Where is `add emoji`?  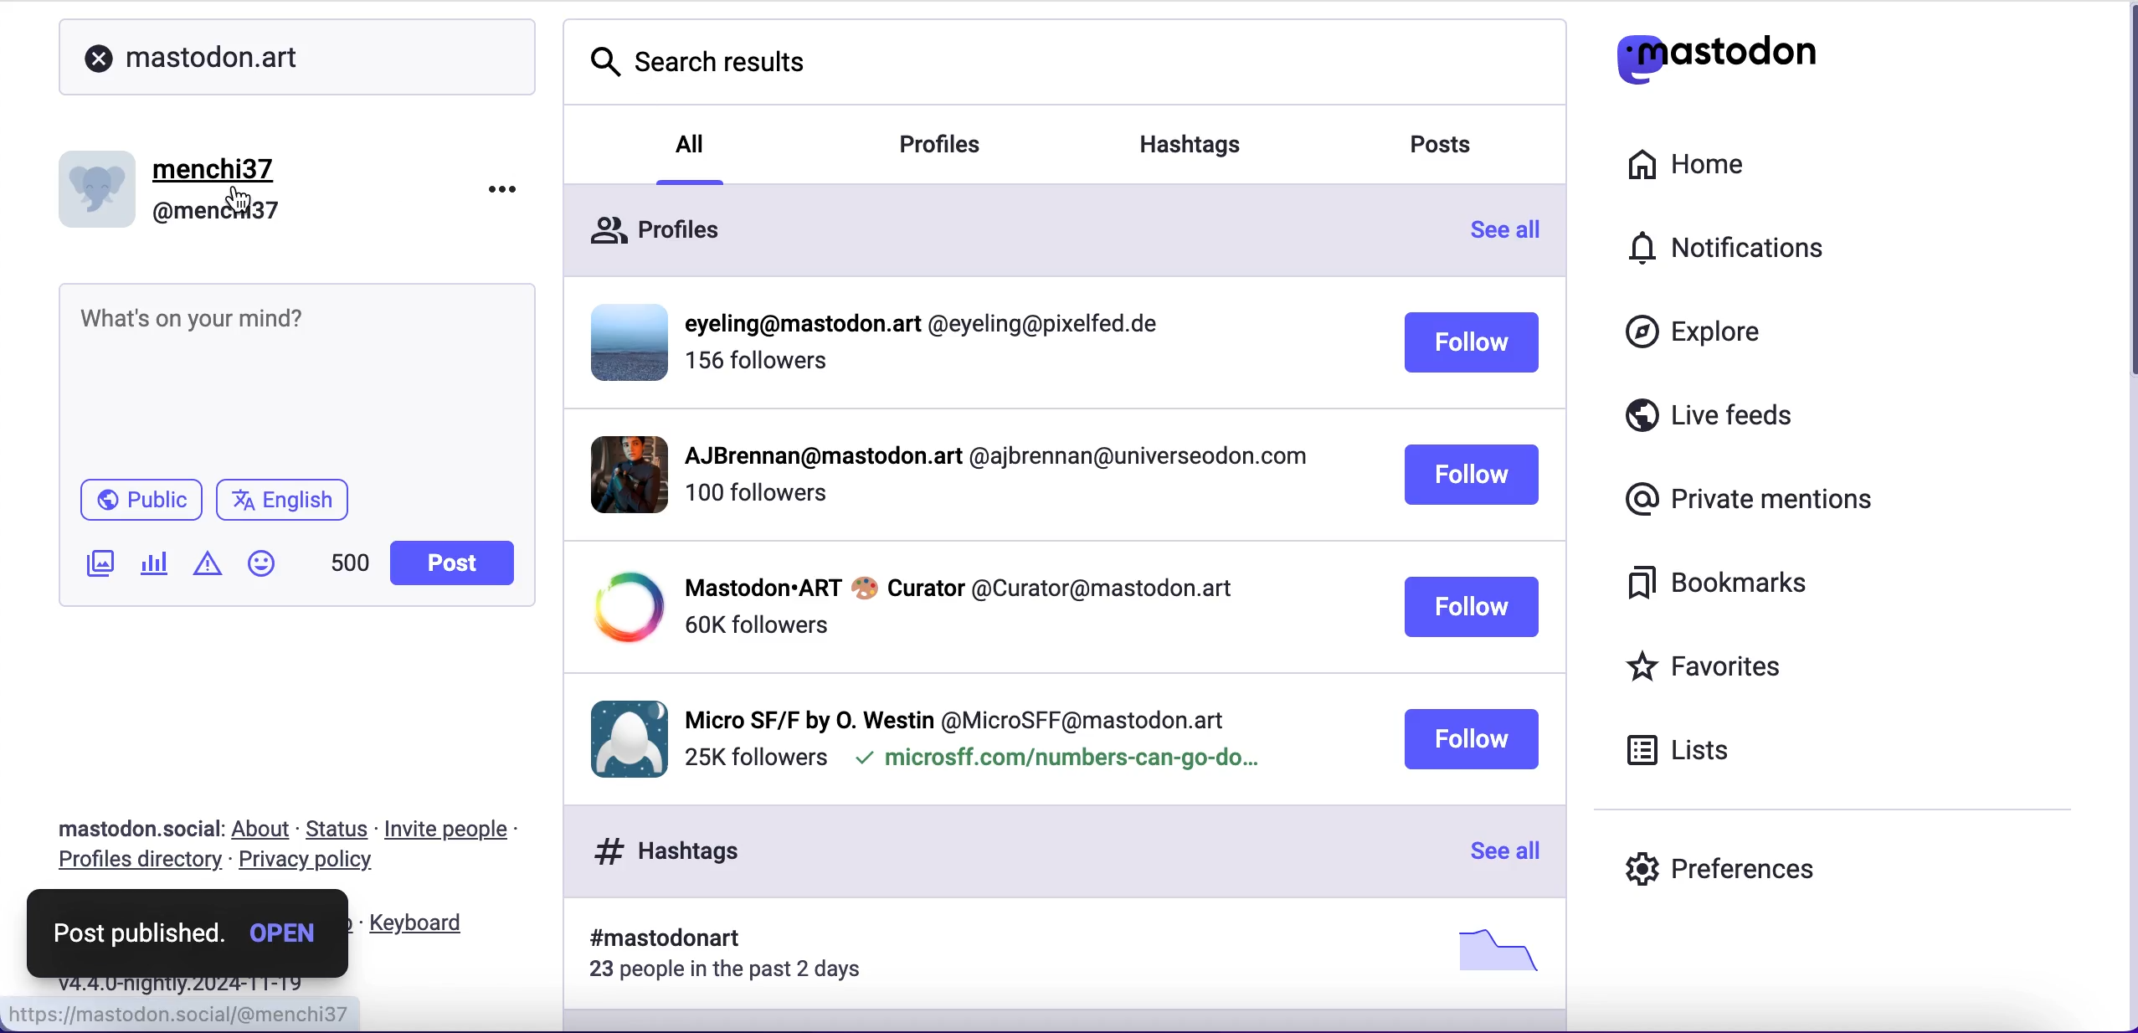 add emoji is located at coordinates (262, 571).